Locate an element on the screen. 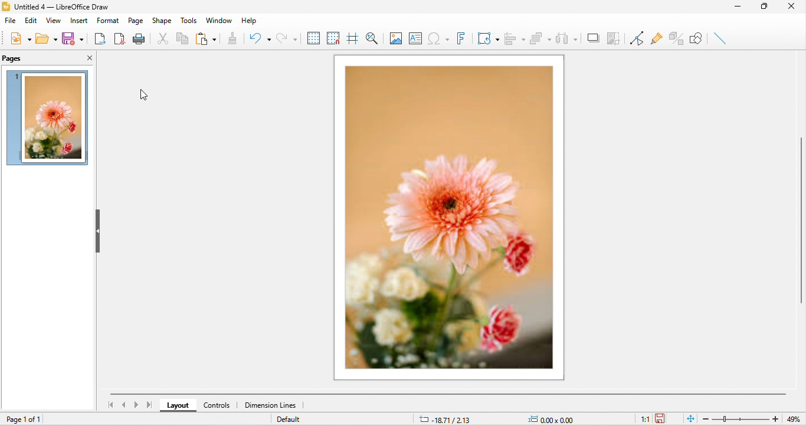 The image size is (806, 426). toggle extrusion is located at coordinates (676, 38).